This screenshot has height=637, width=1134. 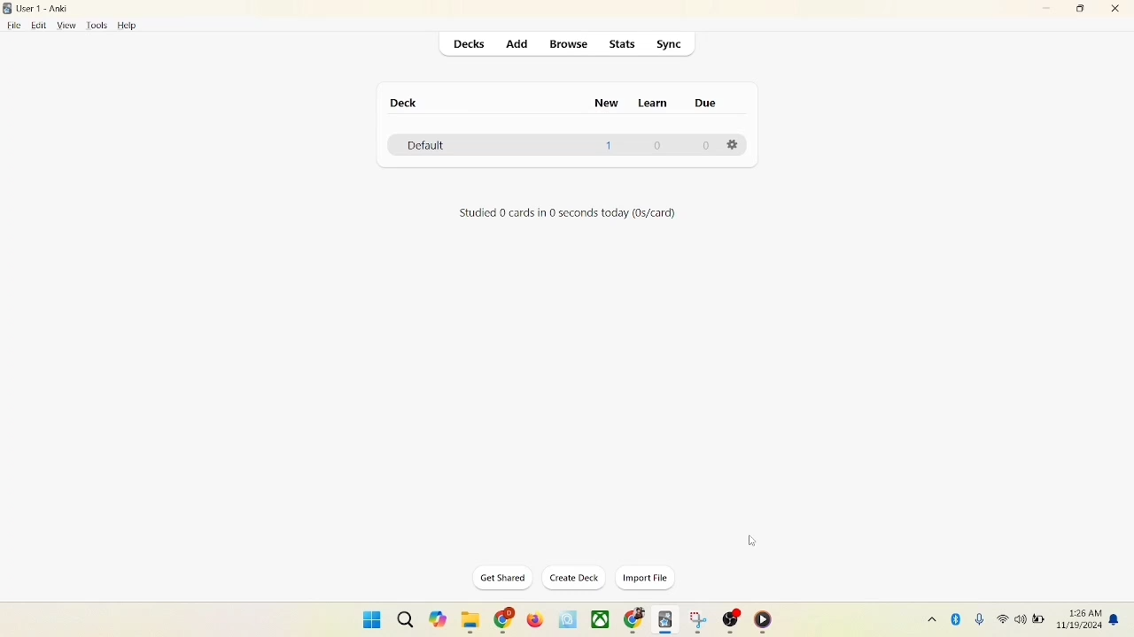 I want to click on battery, so click(x=1038, y=621).